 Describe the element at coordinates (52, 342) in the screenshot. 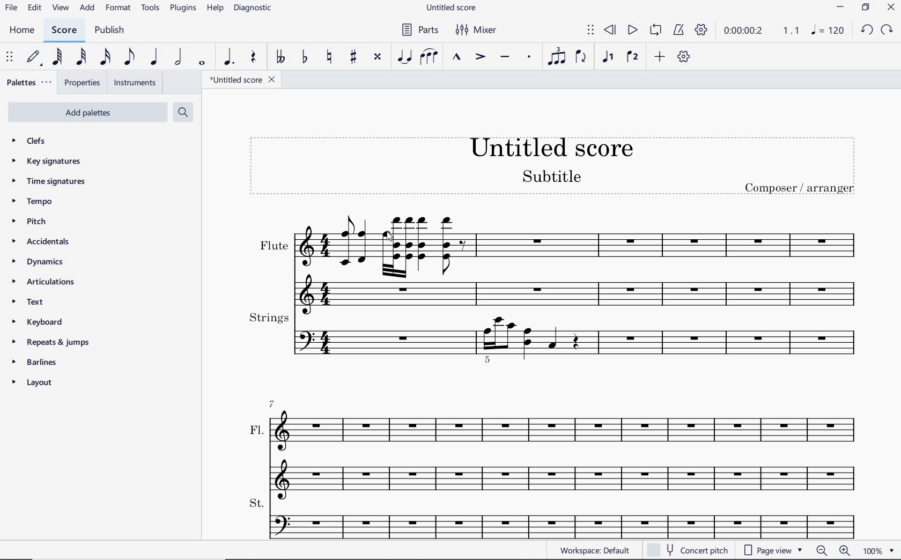

I see `repeats & jumps` at that location.